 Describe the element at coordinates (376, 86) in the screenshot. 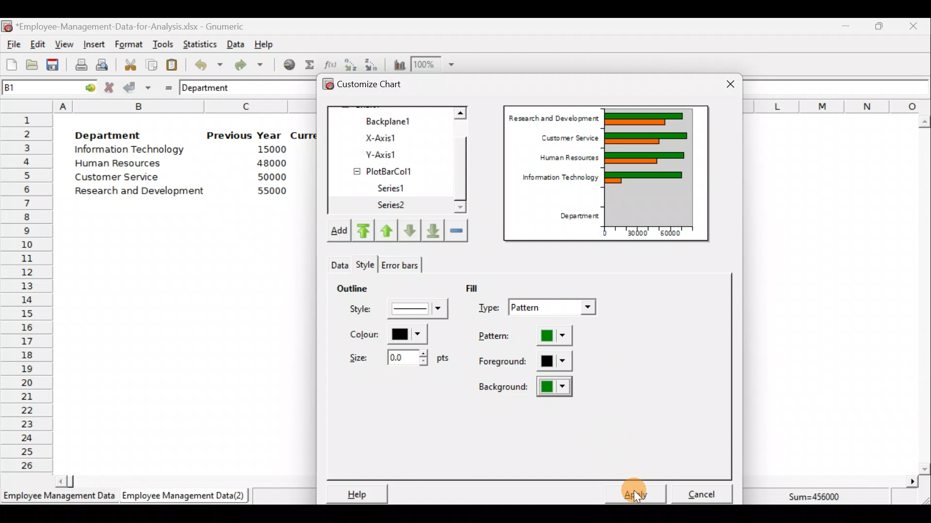

I see `Customize chart` at that location.